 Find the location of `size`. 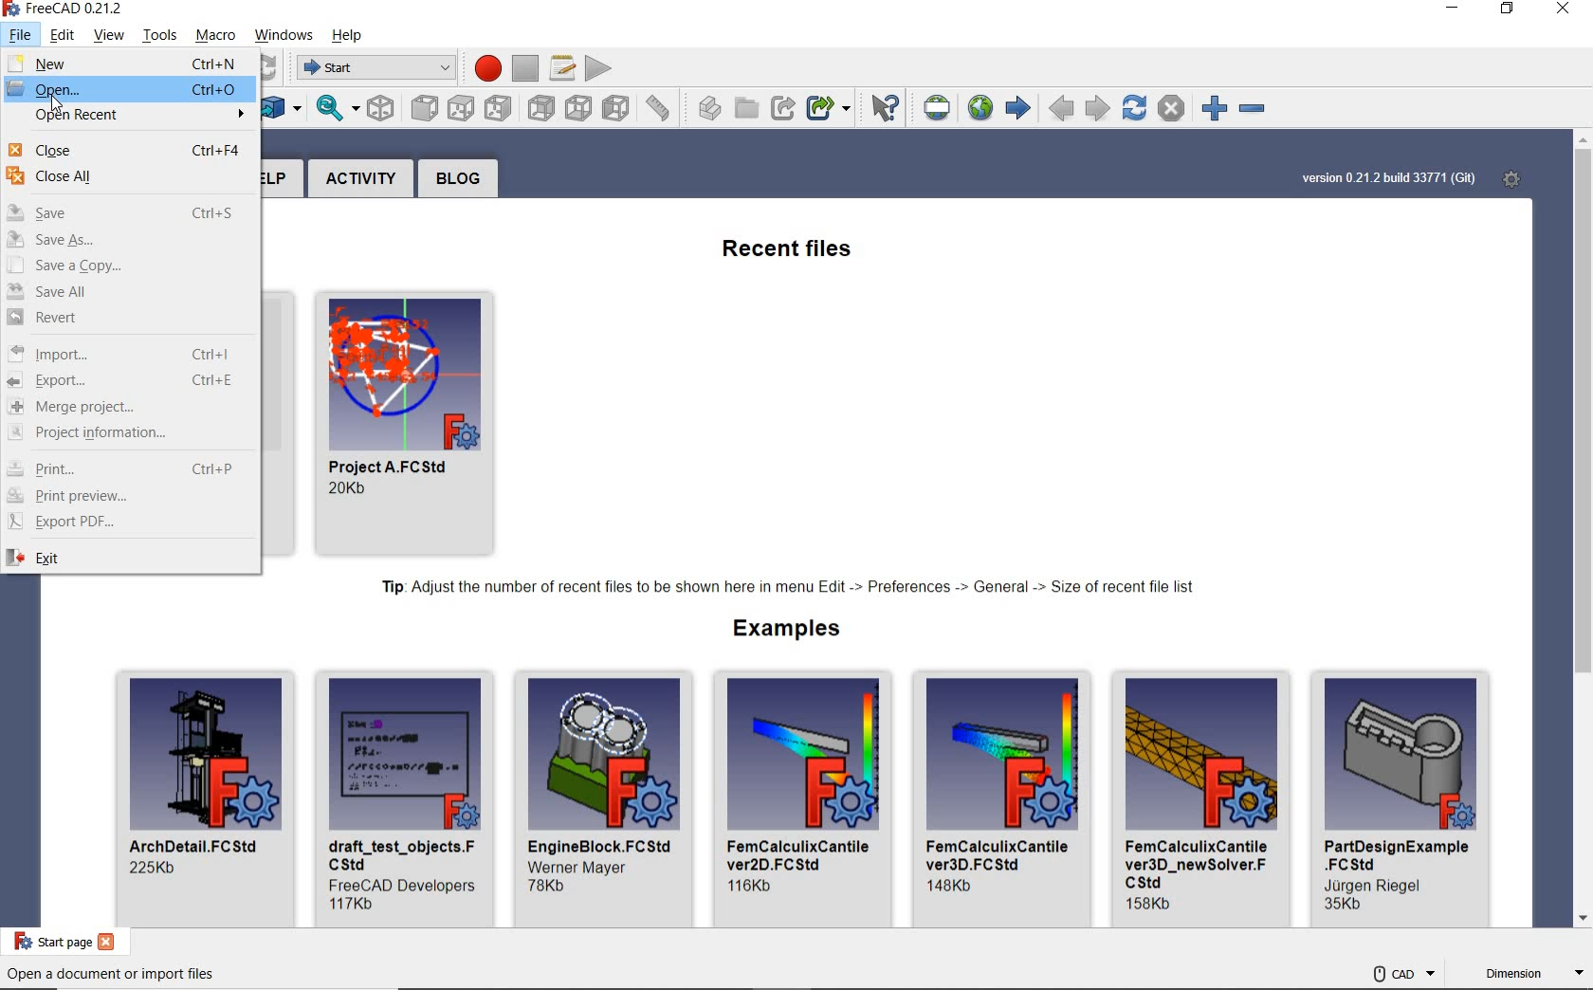

size is located at coordinates (753, 886).